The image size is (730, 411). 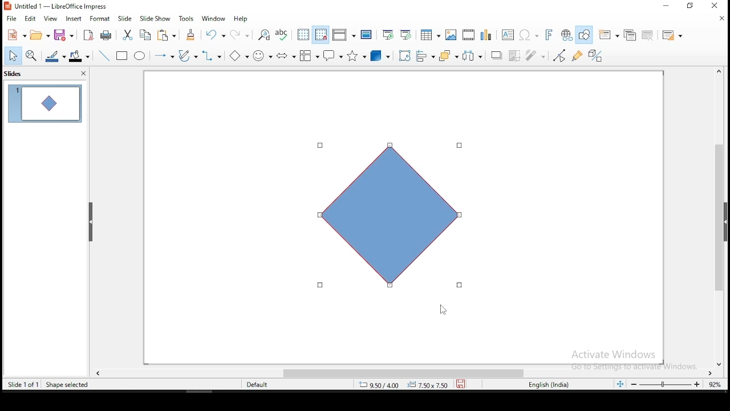 What do you see at coordinates (23, 382) in the screenshot?
I see `slide 1 of 1` at bounding box center [23, 382].